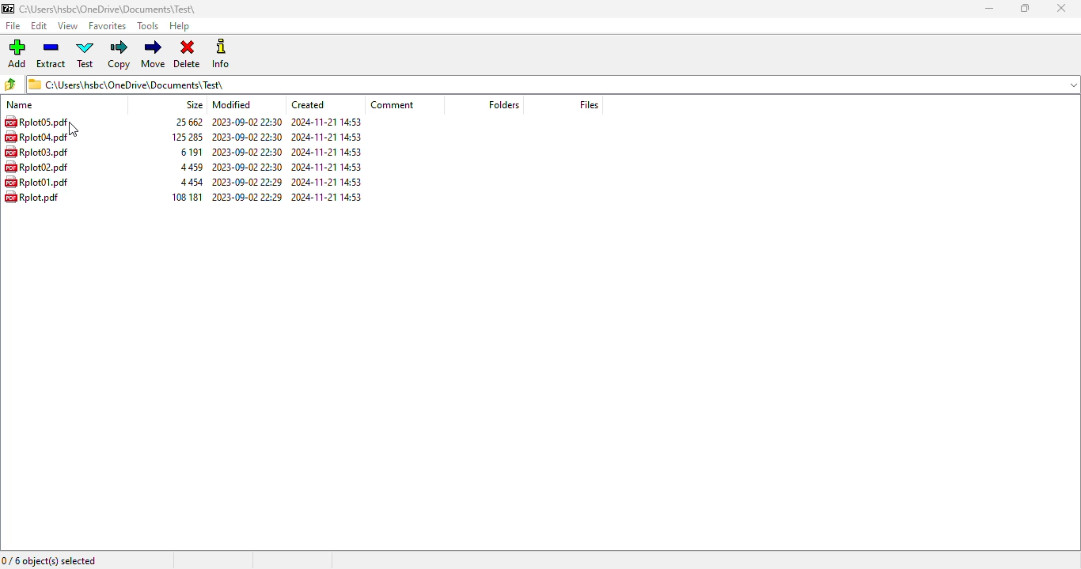  What do you see at coordinates (180, 26) in the screenshot?
I see `help` at bounding box center [180, 26].